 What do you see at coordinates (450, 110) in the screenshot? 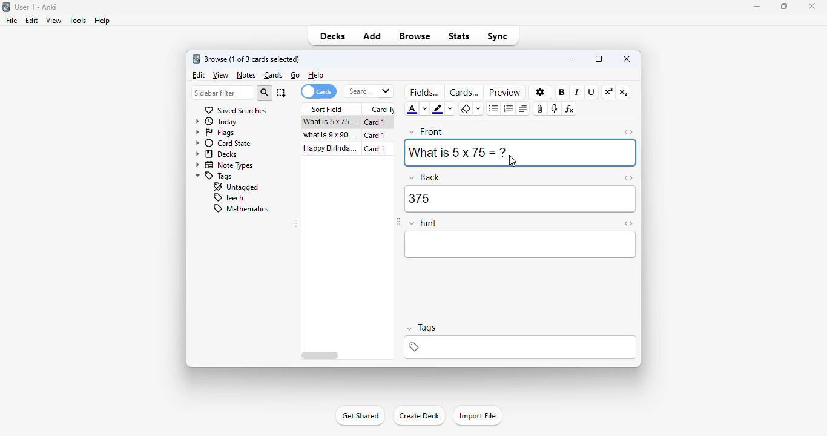
I see `change color` at bounding box center [450, 110].